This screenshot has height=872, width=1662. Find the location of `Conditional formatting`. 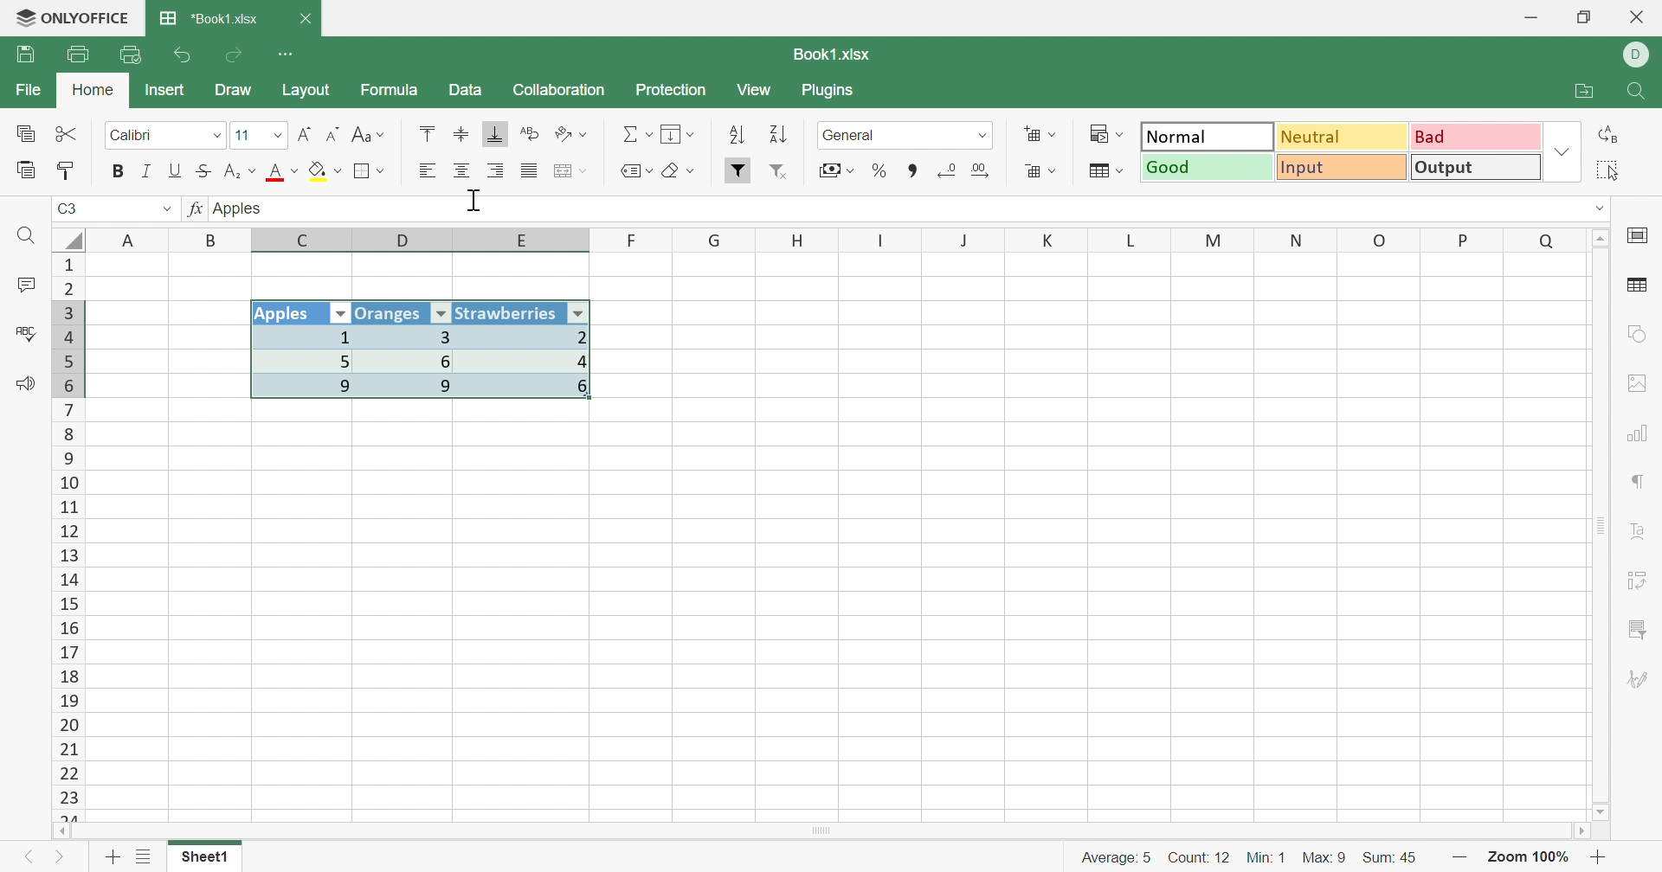

Conditional formatting is located at coordinates (1111, 134).